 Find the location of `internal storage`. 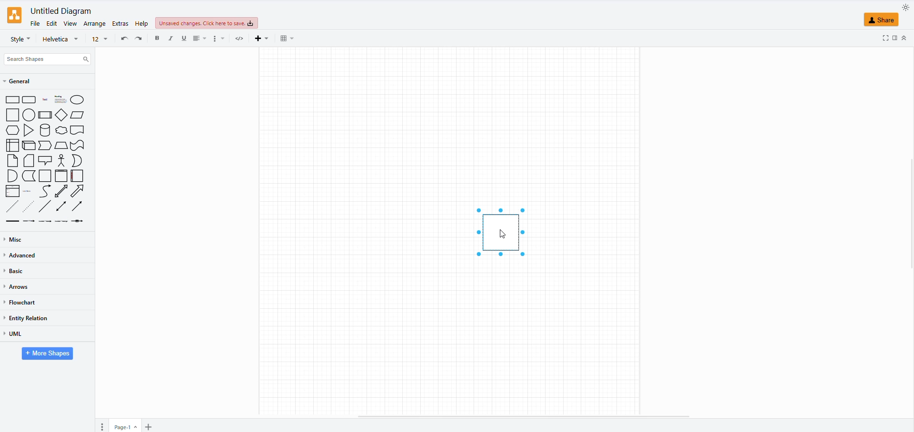

internal storage is located at coordinates (13, 145).